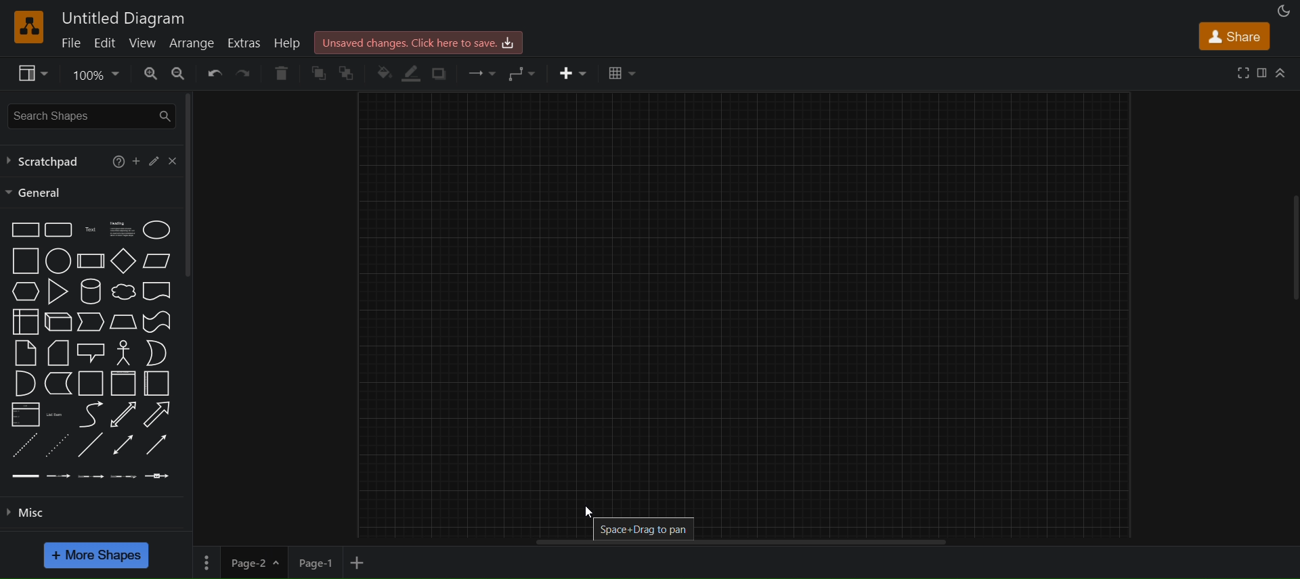 The image size is (1300, 579). Describe the element at coordinates (123, 415) in the screenshot. I see `bidirectional arrow` at that location.